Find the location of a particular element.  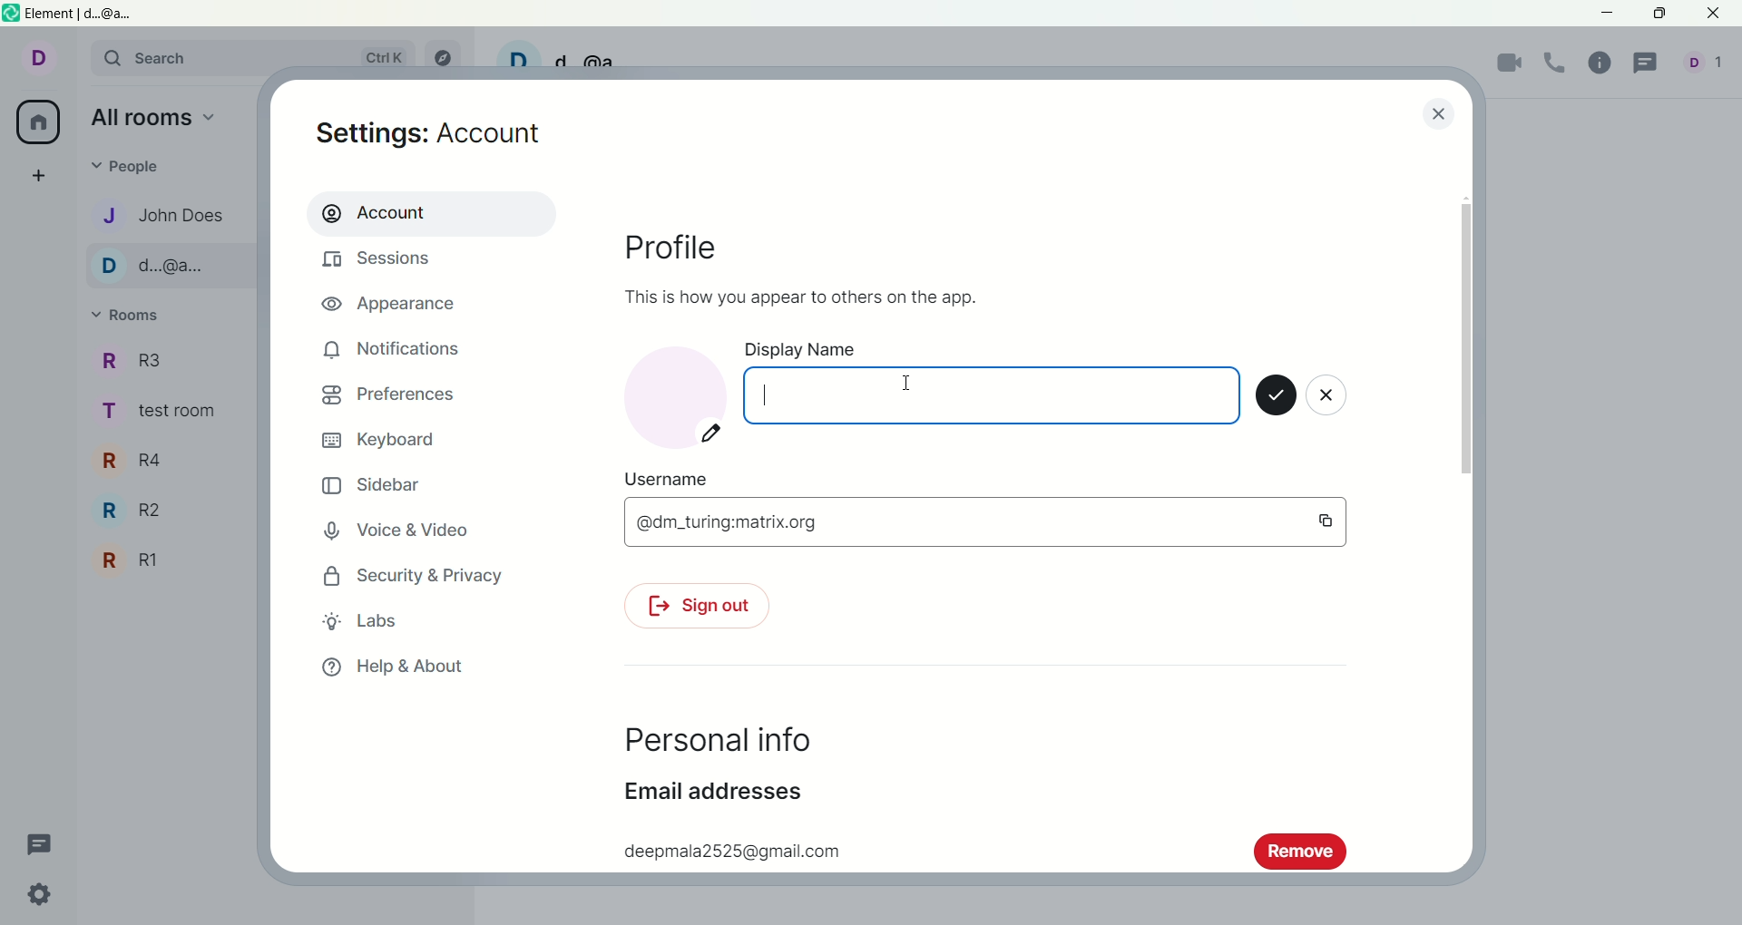

keyboard is located at coordinates (384, 441).